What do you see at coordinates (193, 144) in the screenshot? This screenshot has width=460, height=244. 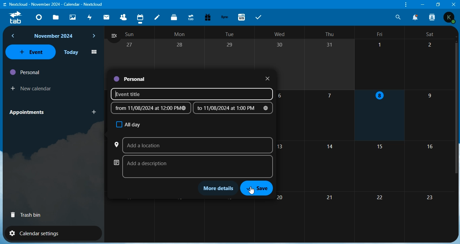 I see `add a location` at bounding box center [193, 144].